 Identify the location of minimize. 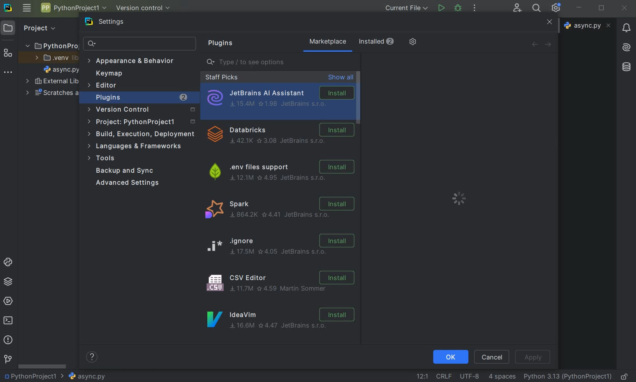
(579, 8).